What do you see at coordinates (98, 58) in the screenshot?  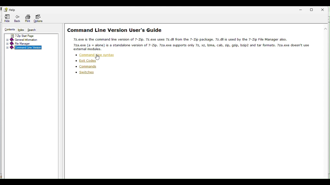 I see `cursor` at bounding box center [98, 58].